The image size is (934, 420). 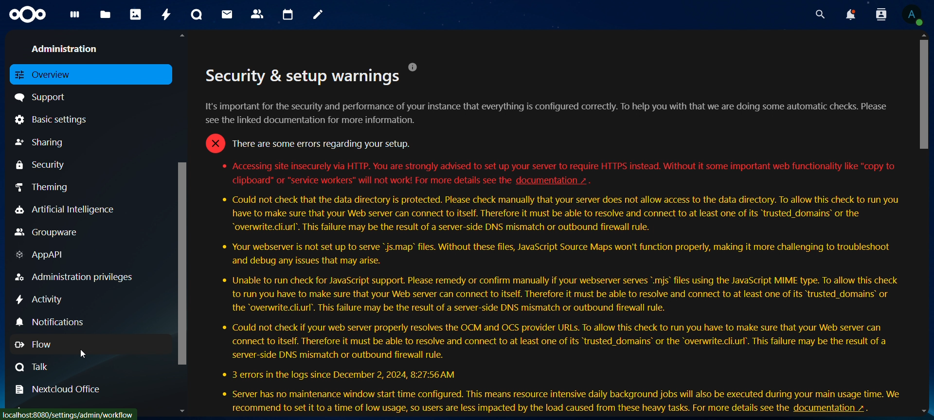 I want to click on administration, so click(x=68, y=48).